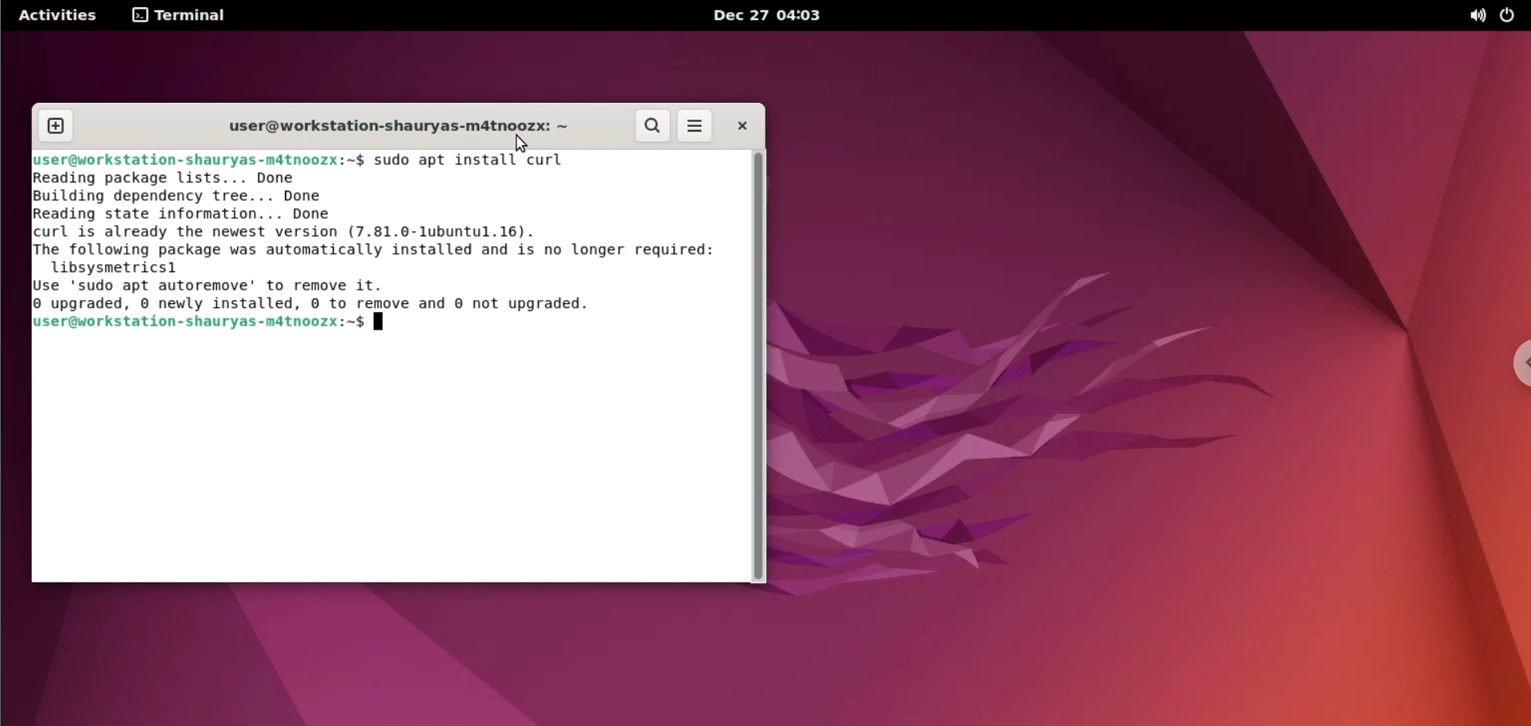 This screenshot has height=726, width=1531. What do you see at coordinates (772, 16) in the screenshot?
I see `Dec 27 04:03` at bounding box center [772, 16].